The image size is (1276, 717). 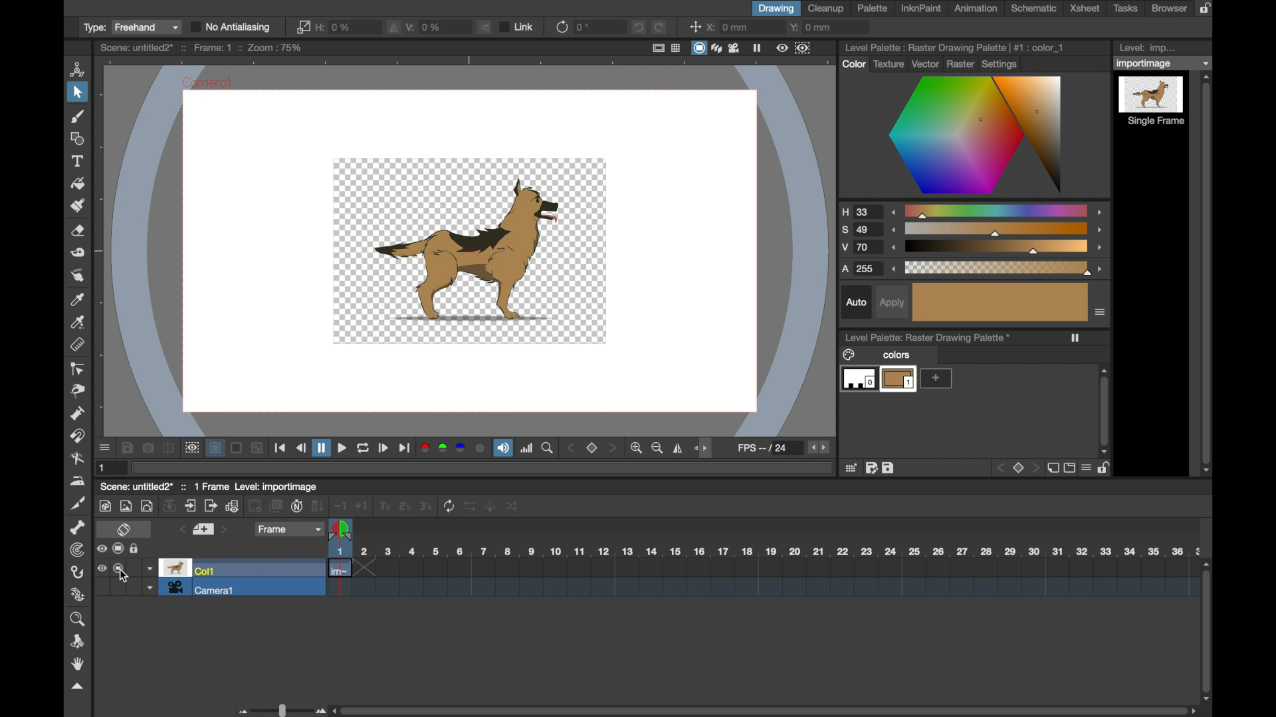 I want to click on image, so click(x=126, y=506).